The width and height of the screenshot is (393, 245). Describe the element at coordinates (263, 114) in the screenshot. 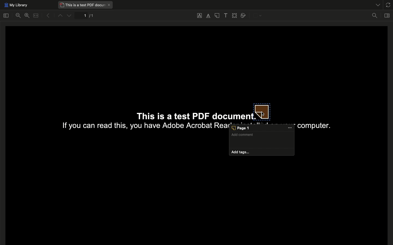

I see `cursor` at that location.